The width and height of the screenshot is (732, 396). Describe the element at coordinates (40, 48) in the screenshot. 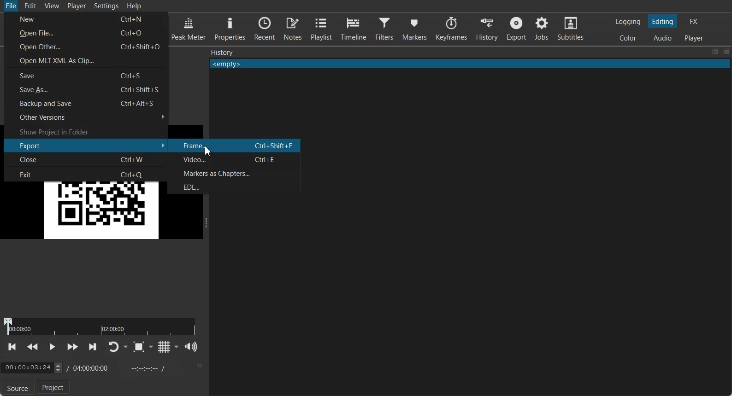

I see `Open Other` at that location.